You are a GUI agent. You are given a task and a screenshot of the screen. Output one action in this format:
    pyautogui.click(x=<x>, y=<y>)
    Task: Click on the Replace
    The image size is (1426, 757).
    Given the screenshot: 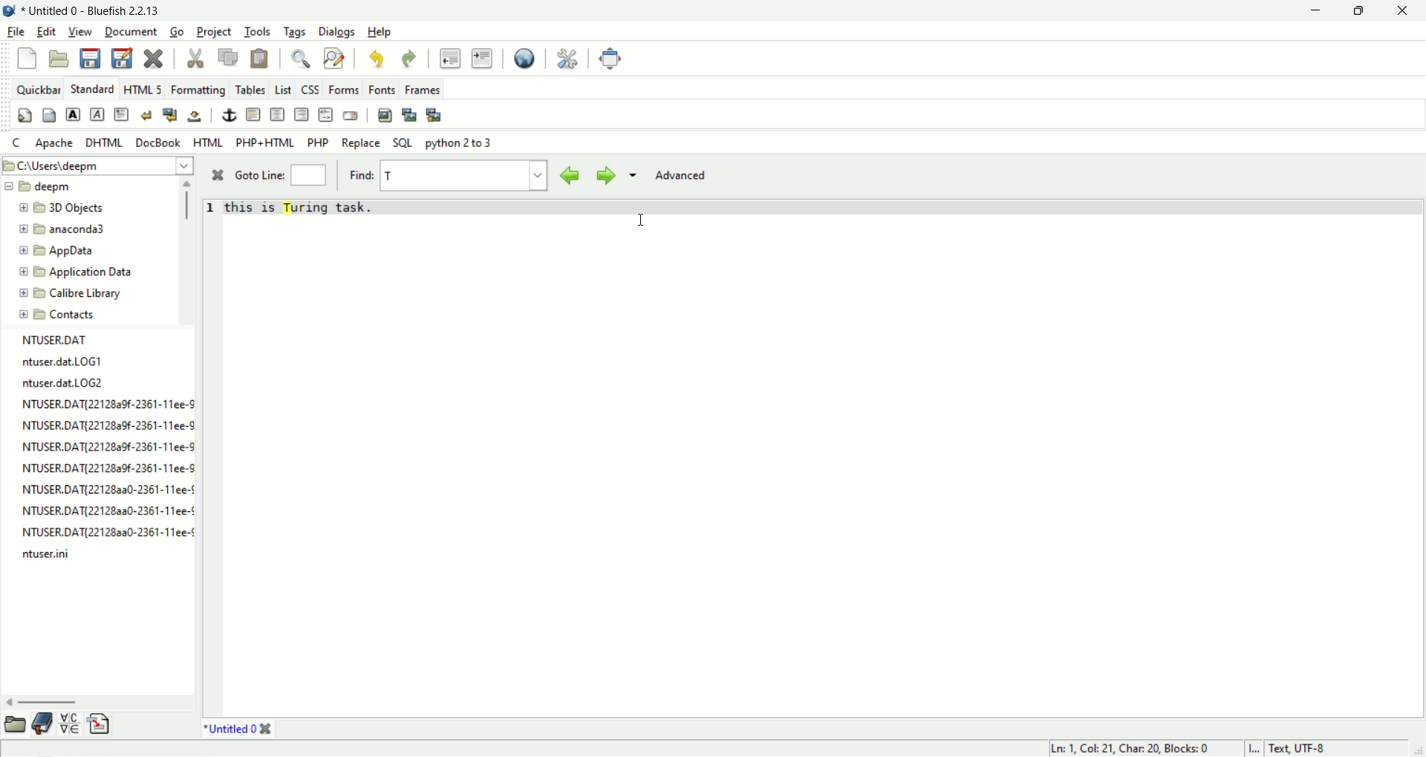 What is the action you would take?
    pyautogui.click(x=361, y=143)
    